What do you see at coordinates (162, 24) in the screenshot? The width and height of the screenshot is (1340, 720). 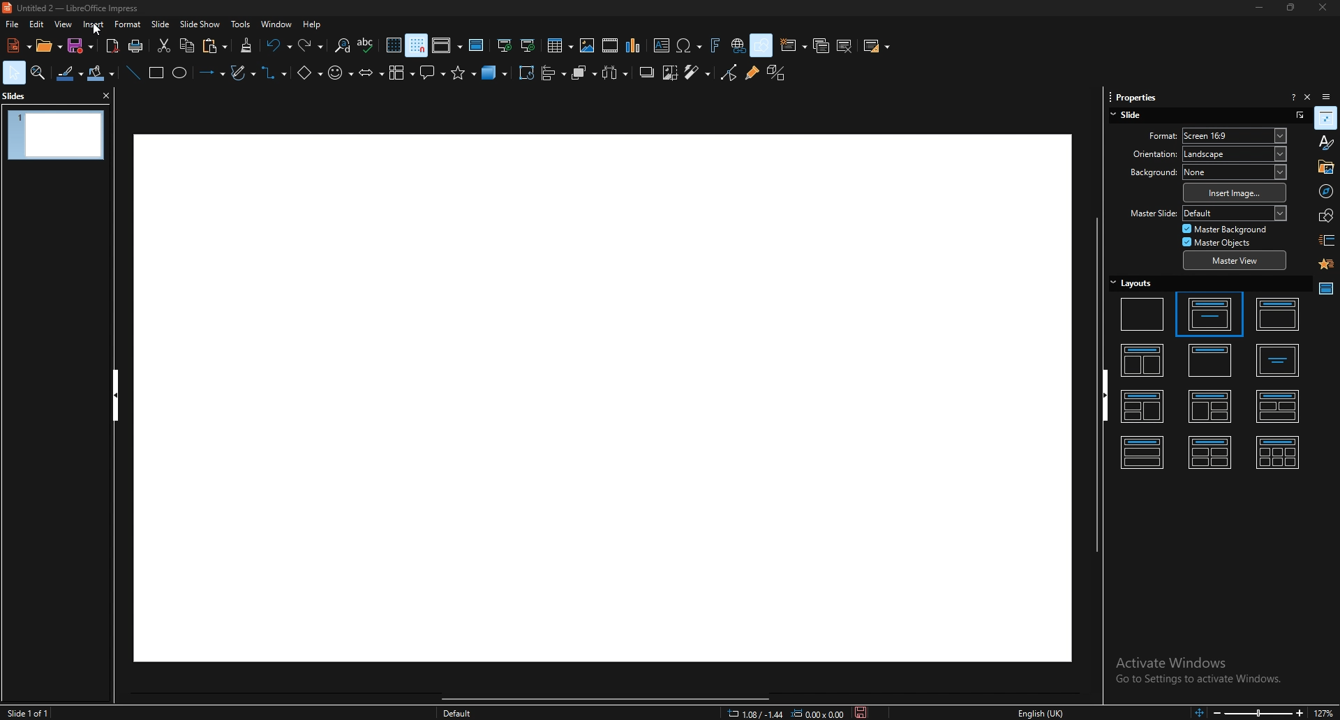 I see `slide` at bounding box center [162, 24].